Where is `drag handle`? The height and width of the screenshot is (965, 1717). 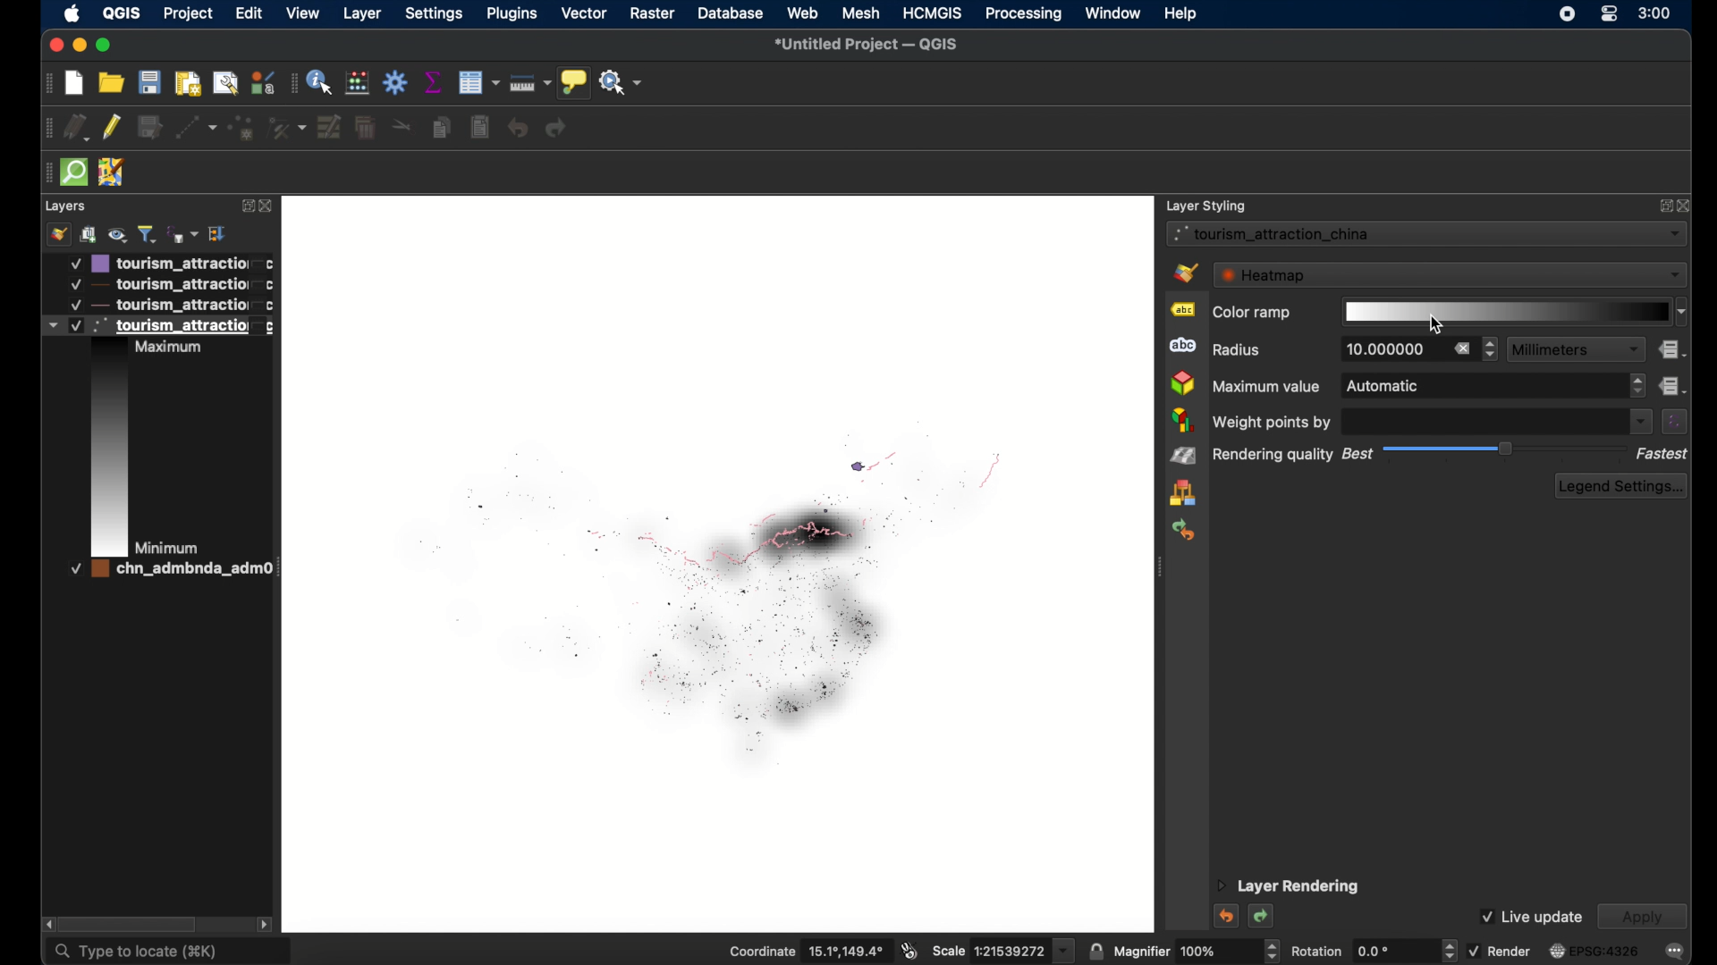 drag handle is located at coordinates (43, 172).